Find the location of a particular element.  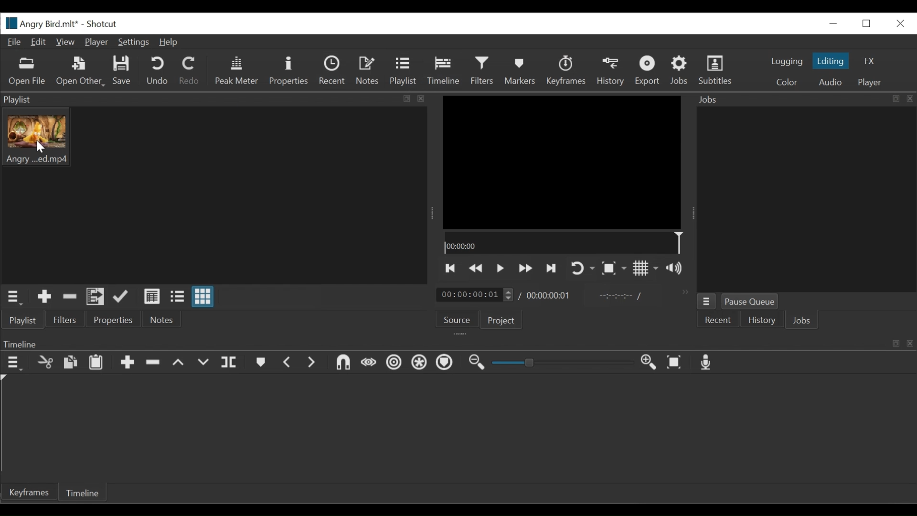

Record audio is located at coordinates (705, 364).